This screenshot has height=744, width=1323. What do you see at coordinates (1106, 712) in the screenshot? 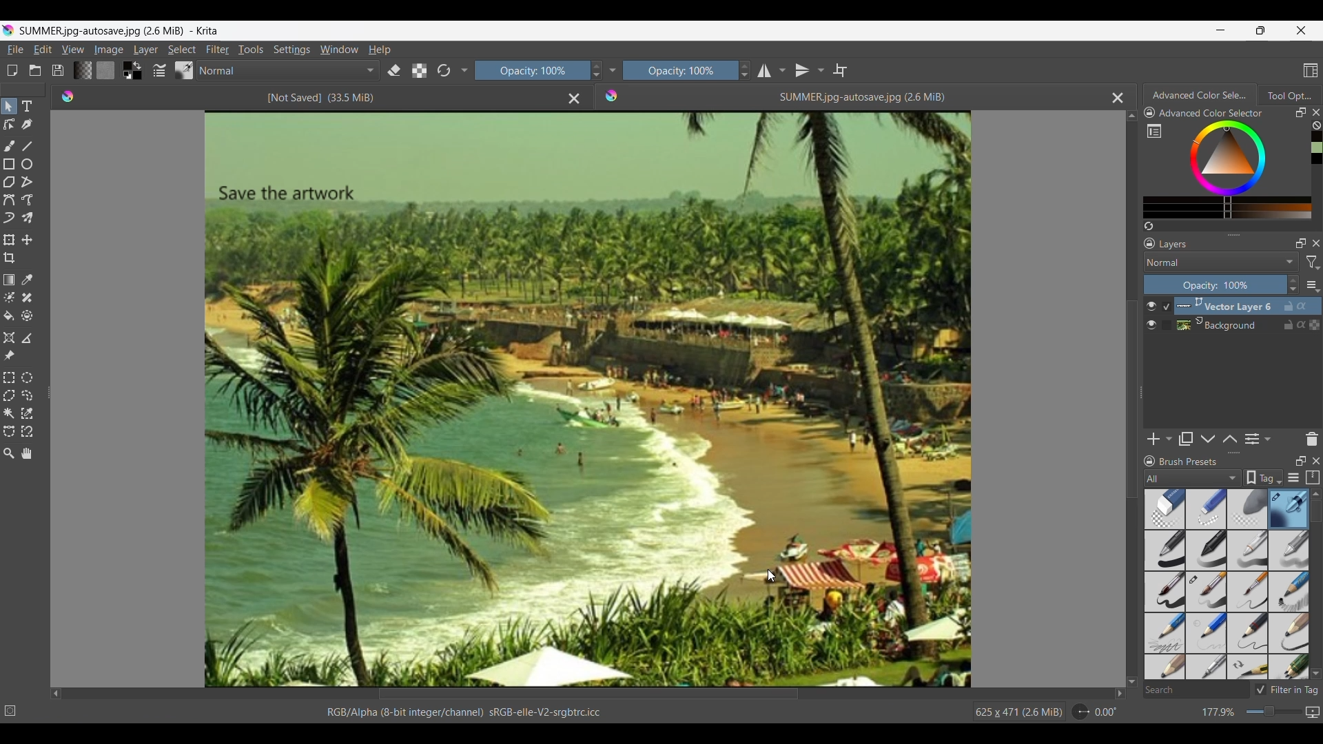
I see `Current rotation of image` at bounding box center [1106, 712].